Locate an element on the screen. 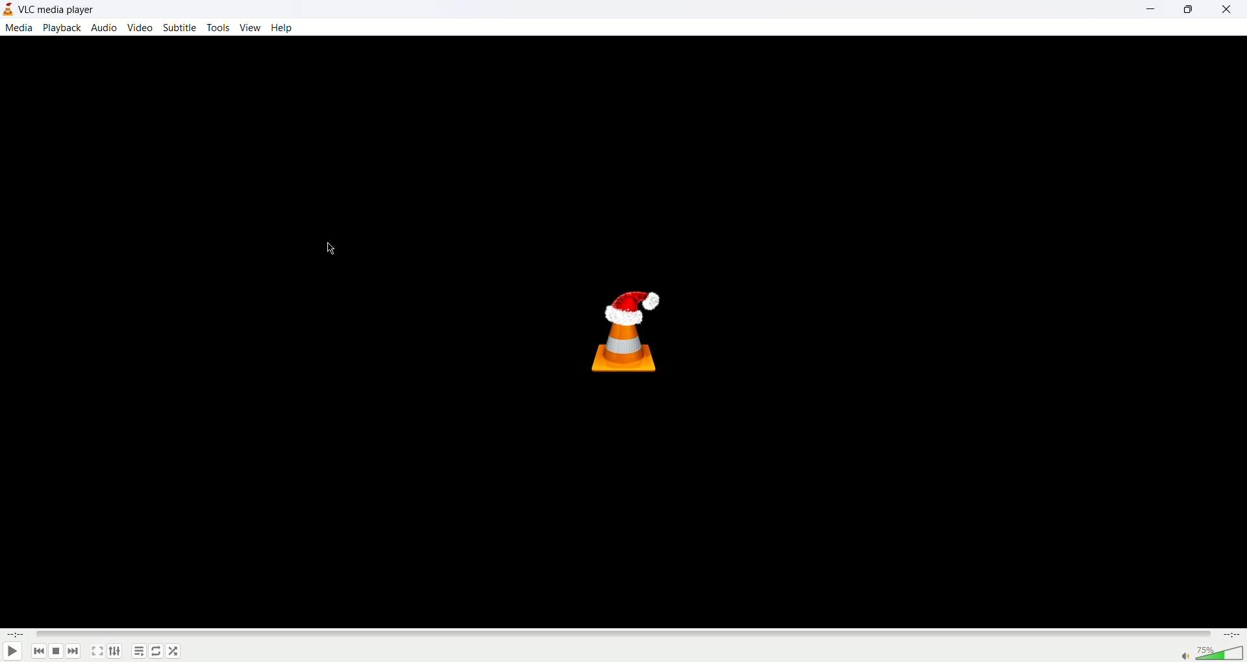  extended settings is located at coordinates (114, 652).